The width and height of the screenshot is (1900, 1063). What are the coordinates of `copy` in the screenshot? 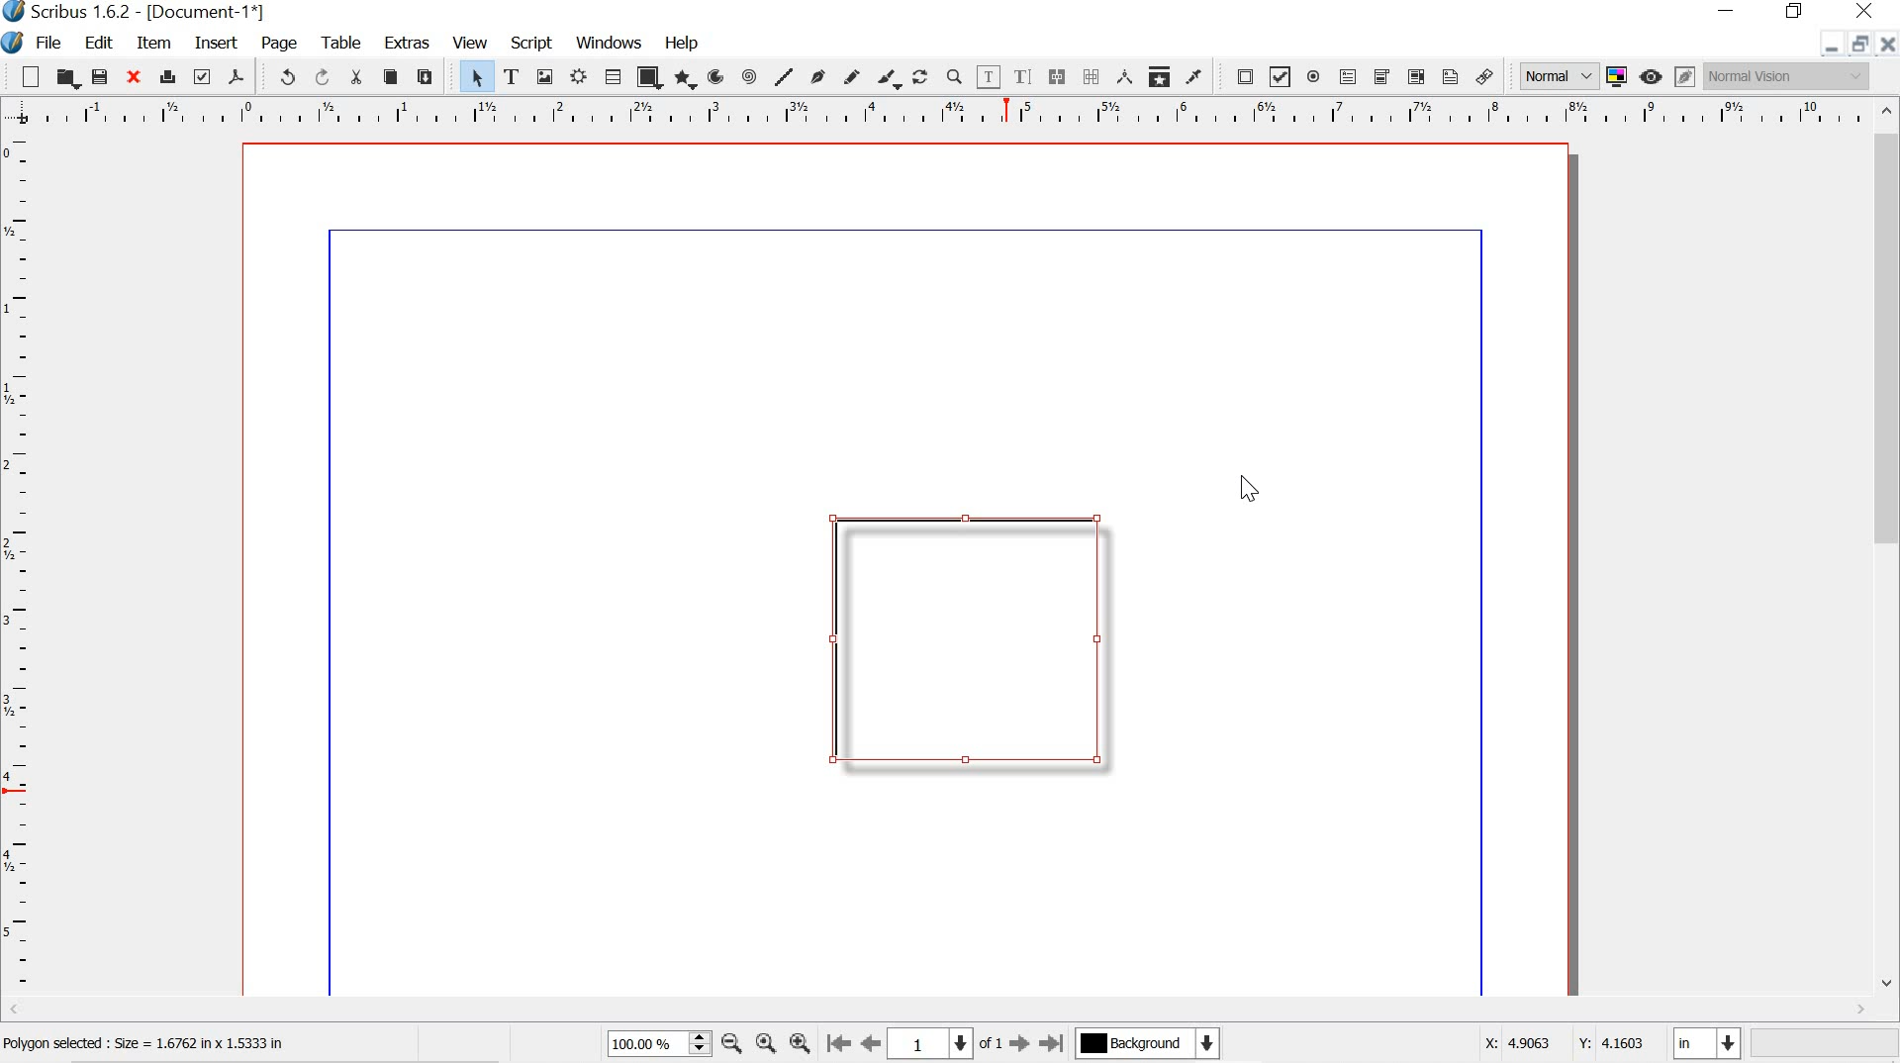 It's located at (391, 77).